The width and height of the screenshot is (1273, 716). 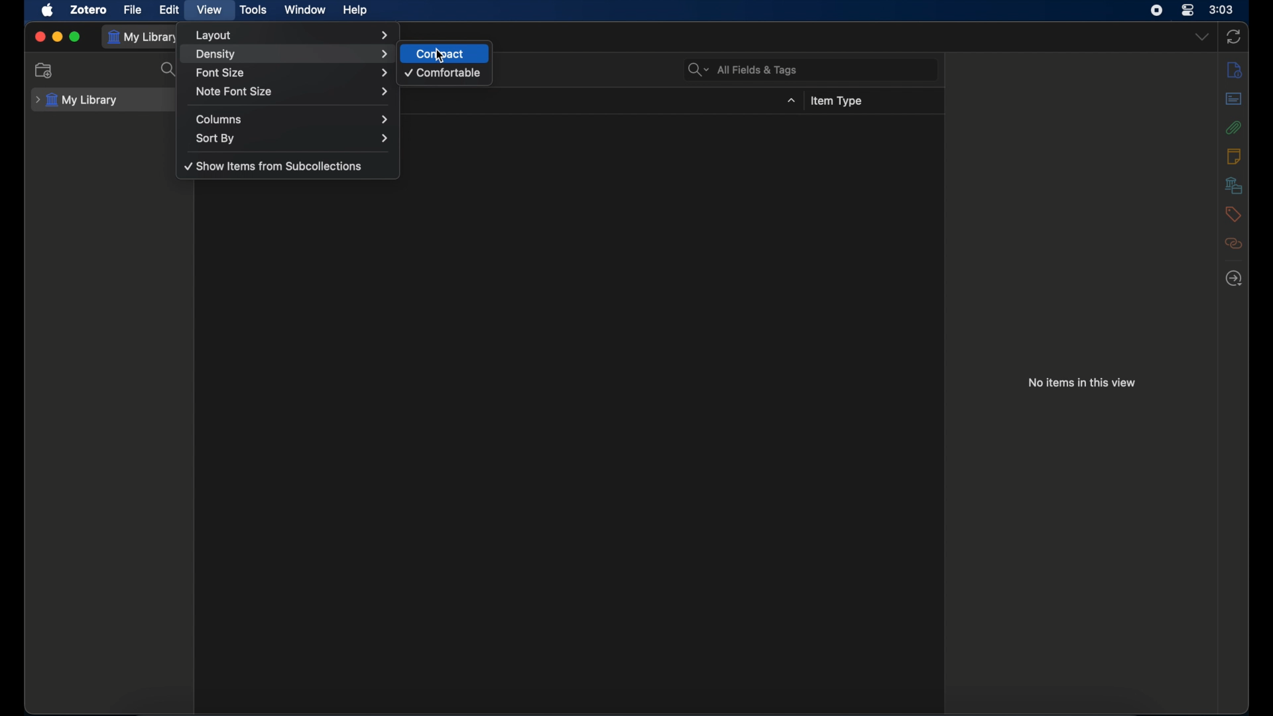 What do you see at coordinates (440, 56) in the screenshot?
I see `cursor` at bounding box center [440, 56].